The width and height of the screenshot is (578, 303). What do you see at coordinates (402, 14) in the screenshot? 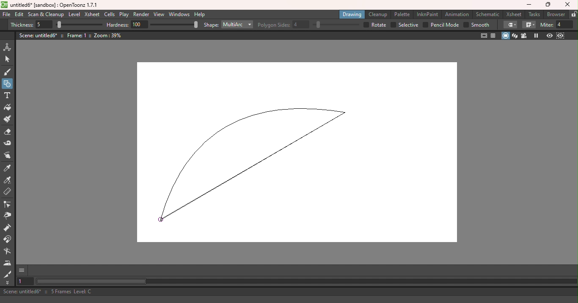
I see `Palette` at bounding box center [402, 14].